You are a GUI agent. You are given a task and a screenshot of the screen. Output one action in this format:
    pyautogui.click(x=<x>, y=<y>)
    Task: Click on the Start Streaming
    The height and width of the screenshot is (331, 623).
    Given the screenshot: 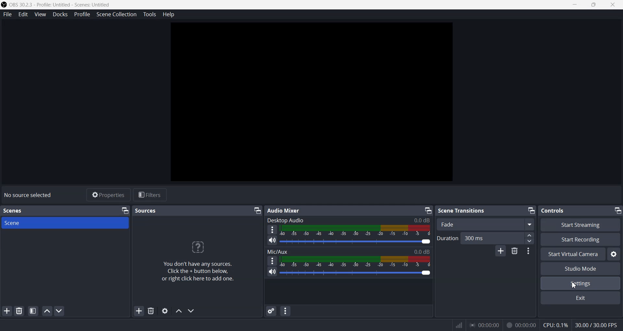 What is the action you would take?
    pyautogui.click(x=580, y=225)
    